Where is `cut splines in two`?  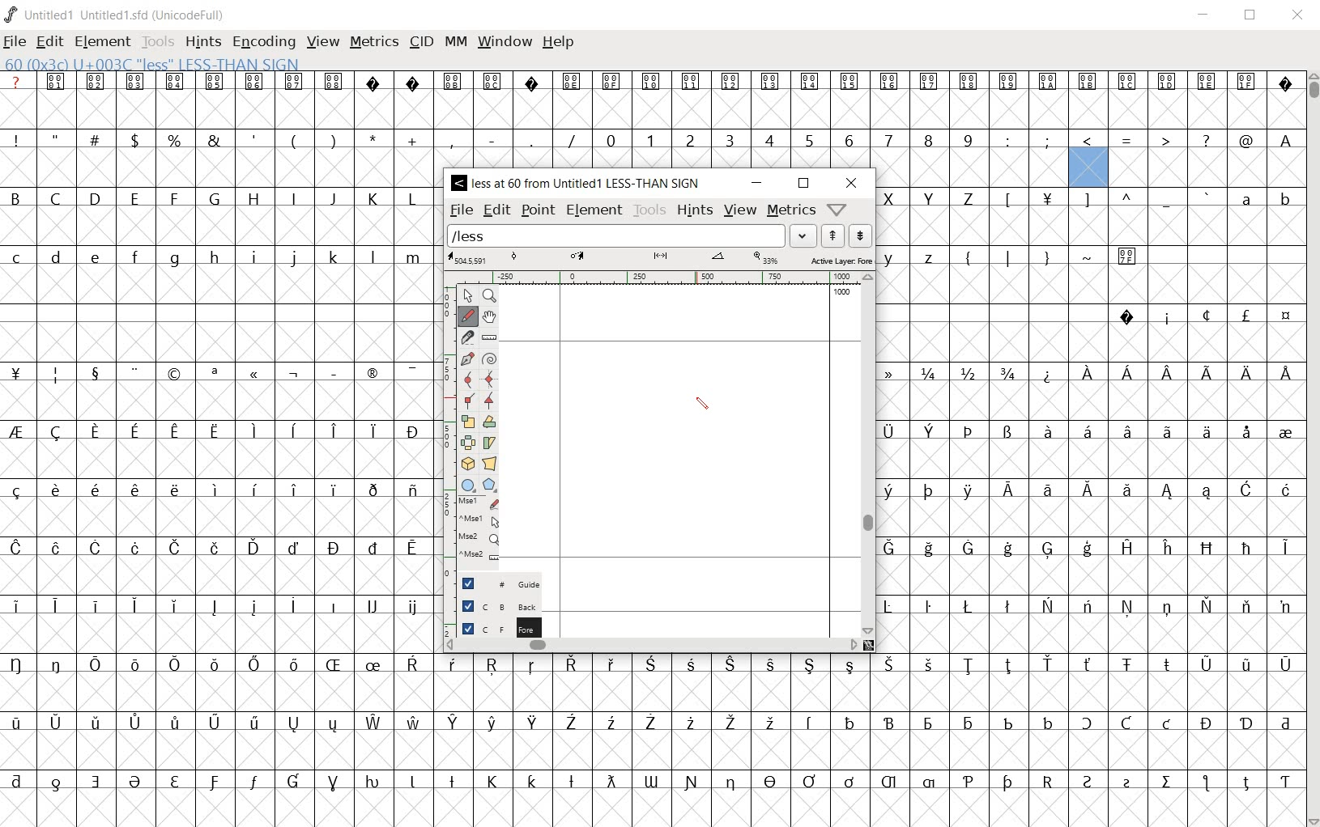
cut splines in two is located at coordinates (467, 337).